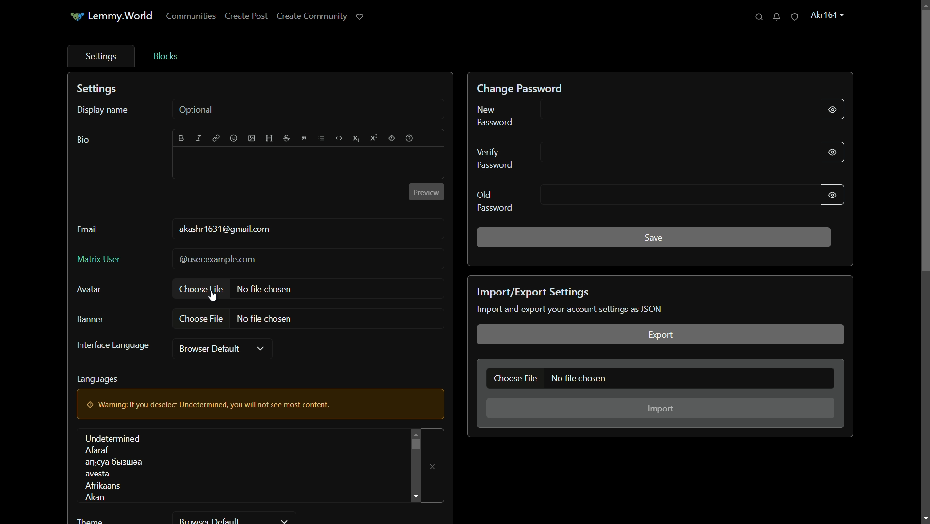 The width and height of the screenshot is (930, 524). Describe the element at coordinates (82, 140) in the screenshot. I see `bio` at that location.